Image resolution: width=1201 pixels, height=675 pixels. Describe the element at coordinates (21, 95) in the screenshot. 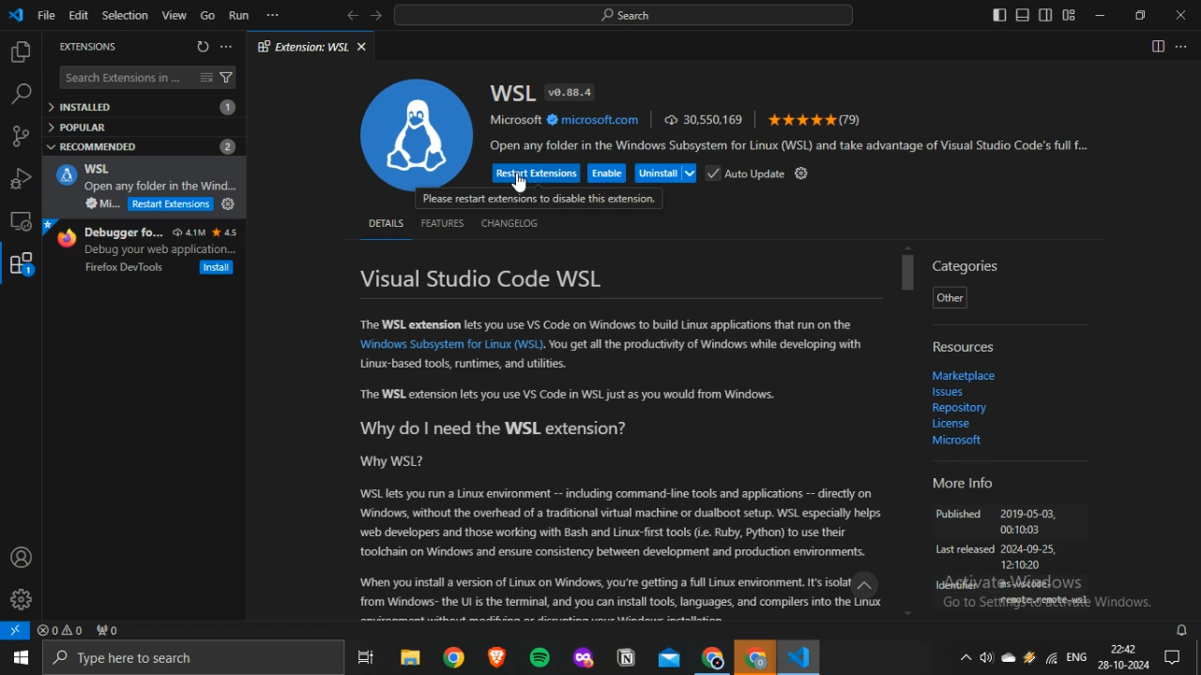

I see `search` at that location.